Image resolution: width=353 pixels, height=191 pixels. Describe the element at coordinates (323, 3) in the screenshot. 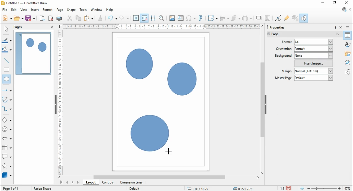

I see `minimize` at that location.